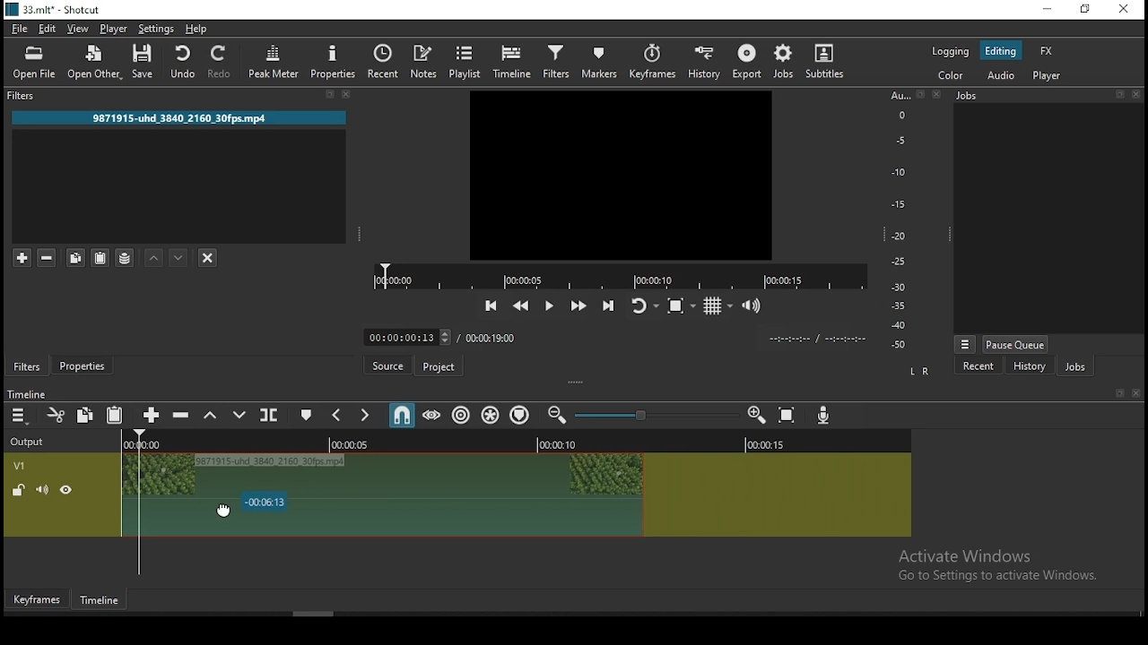  Describe the element at coordinates (1047, 51) in the screenshot. I see `fx` at that location.